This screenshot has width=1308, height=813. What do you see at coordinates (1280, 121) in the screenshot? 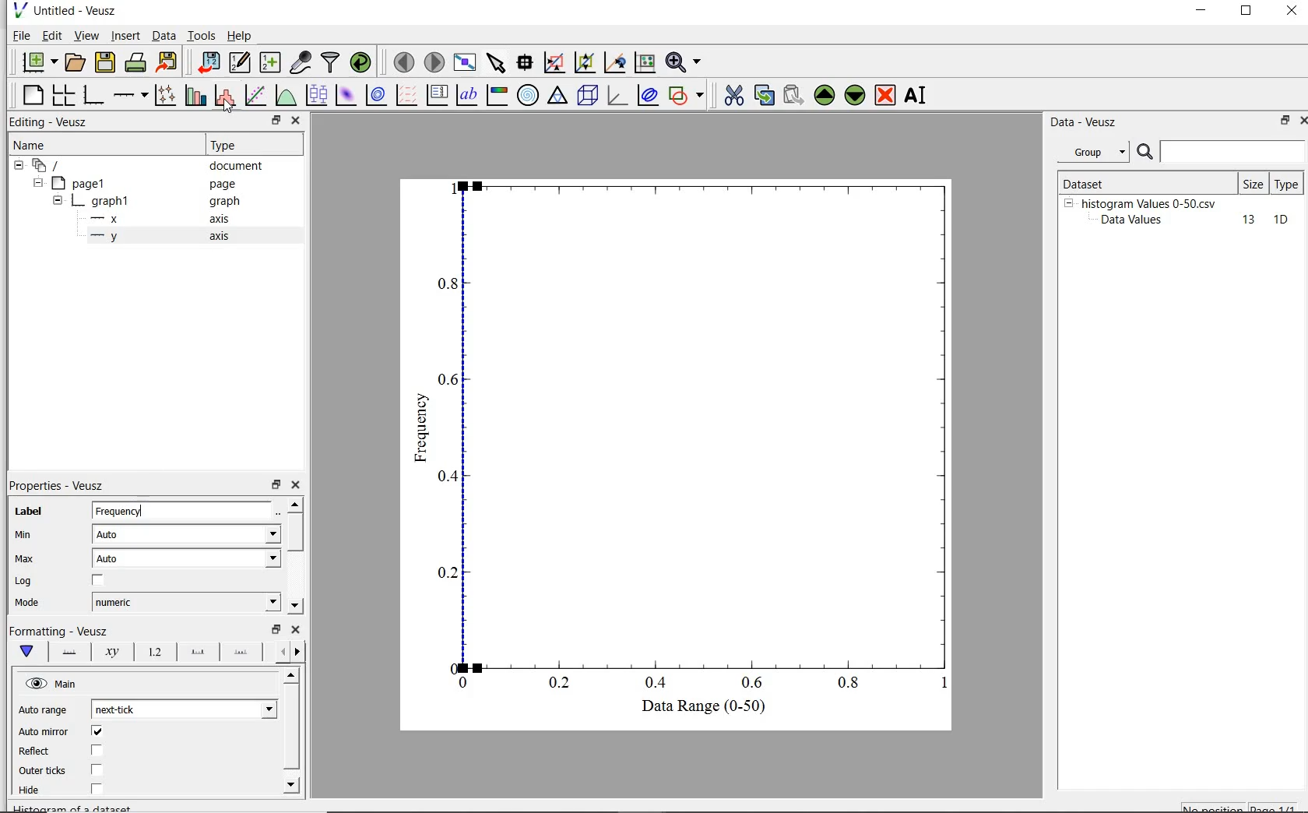
I see `restore down` at bounding box center [1280, 121].